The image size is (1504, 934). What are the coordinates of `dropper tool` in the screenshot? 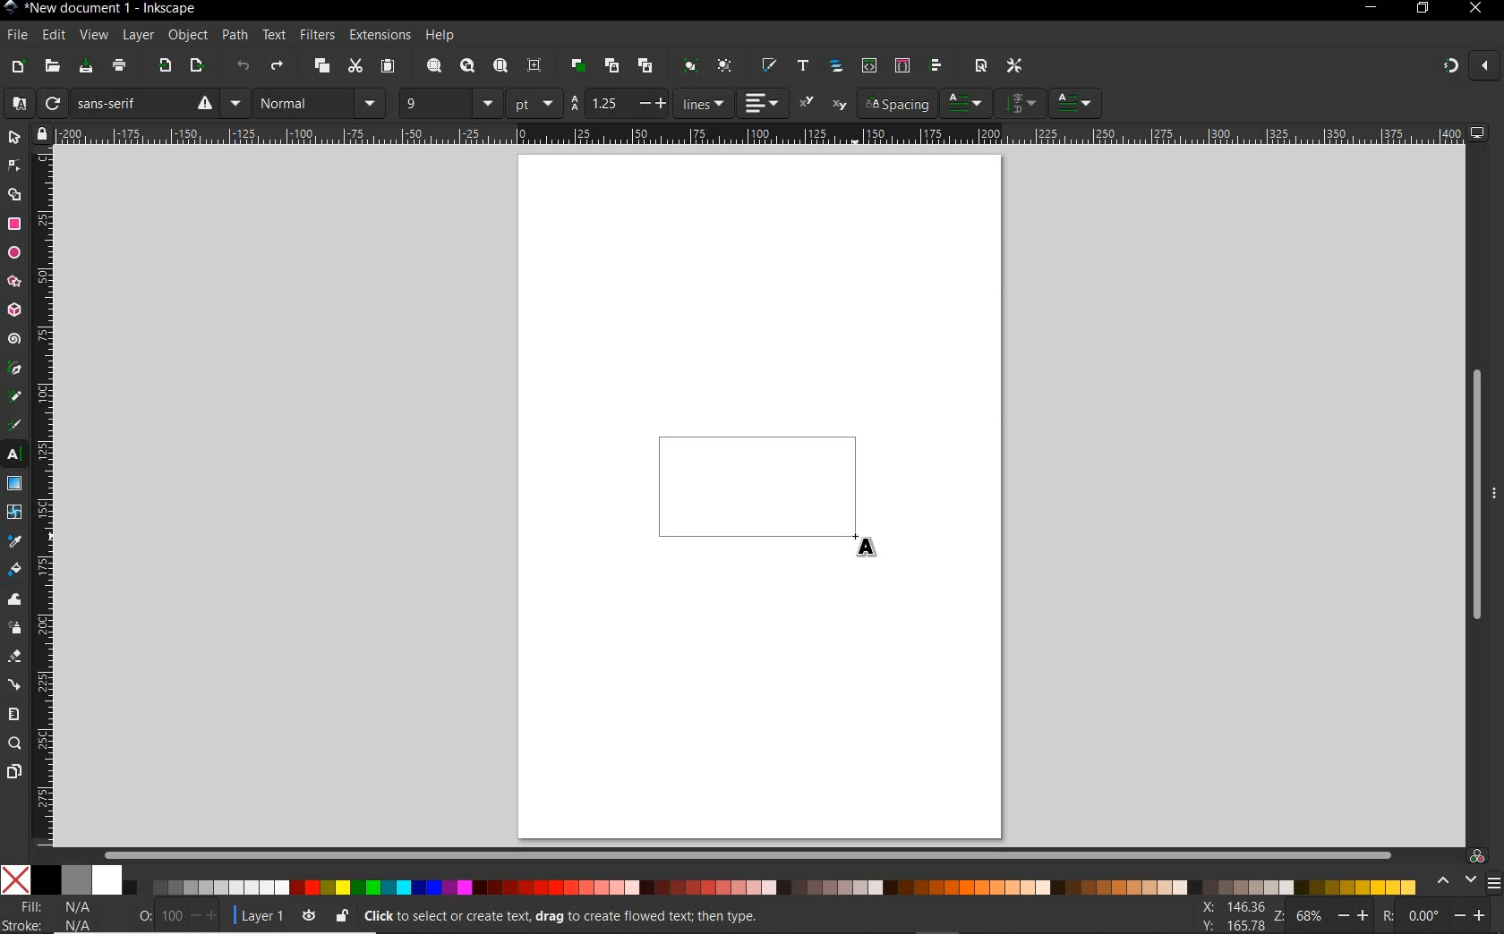 It's located at (15, 542).